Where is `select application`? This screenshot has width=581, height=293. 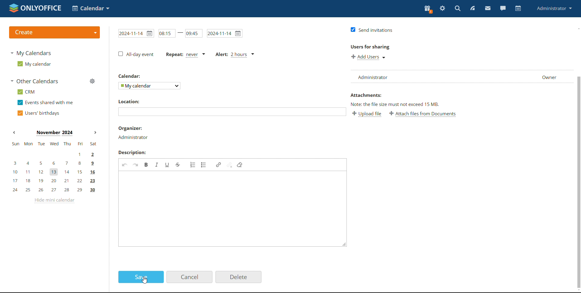 select application is located at coordinates (90, 8).